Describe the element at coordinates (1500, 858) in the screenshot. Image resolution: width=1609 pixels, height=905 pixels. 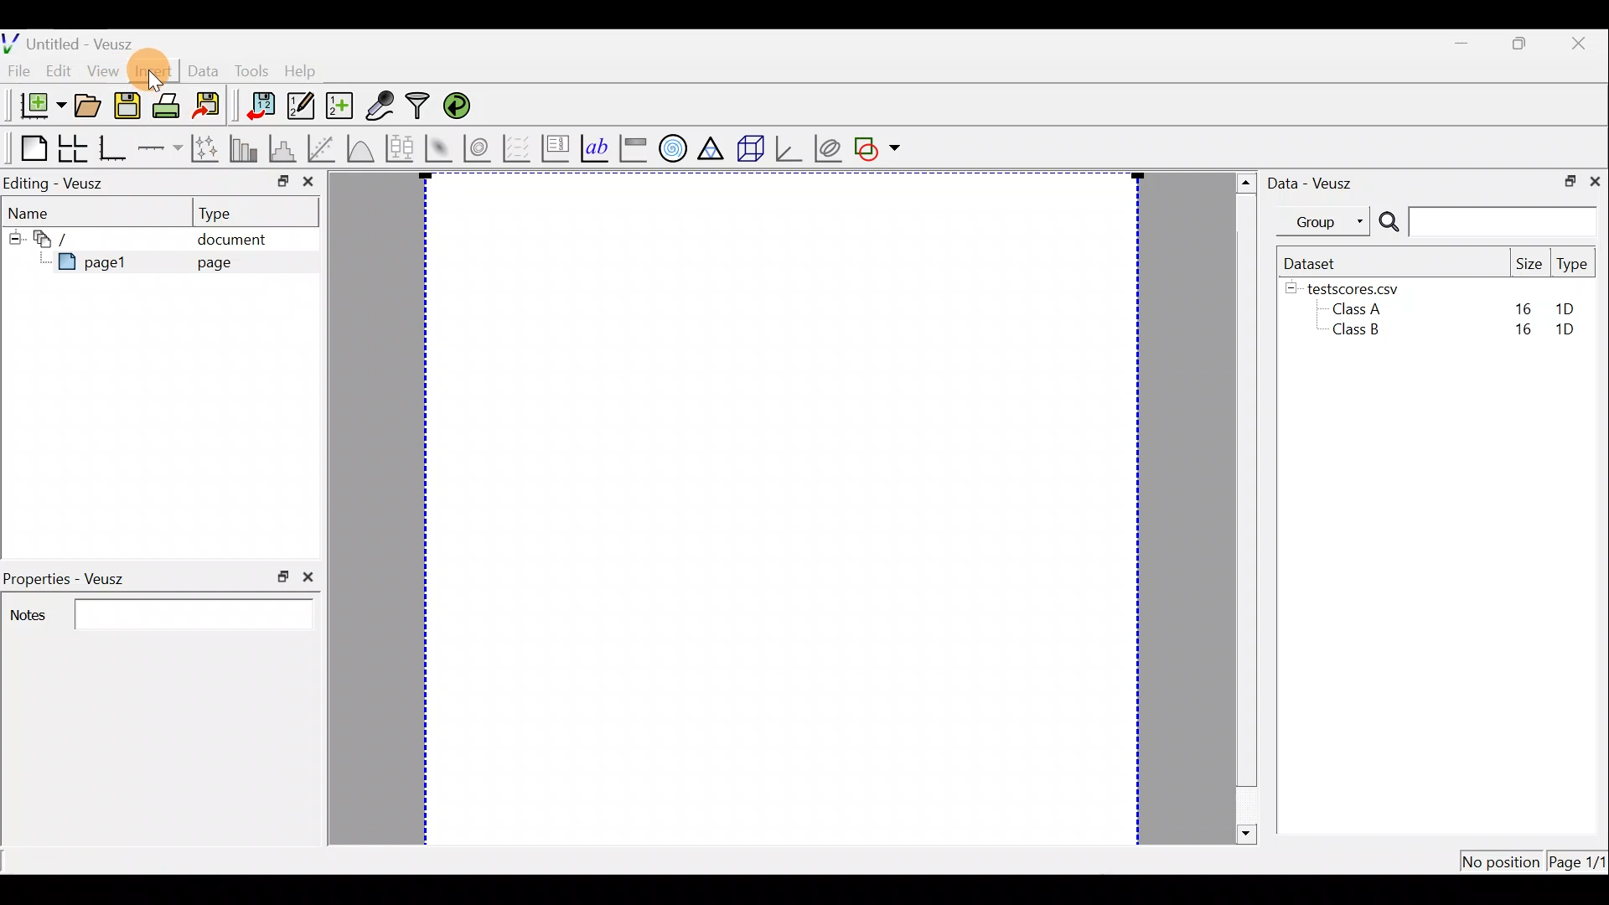
I see `No position` at that location.